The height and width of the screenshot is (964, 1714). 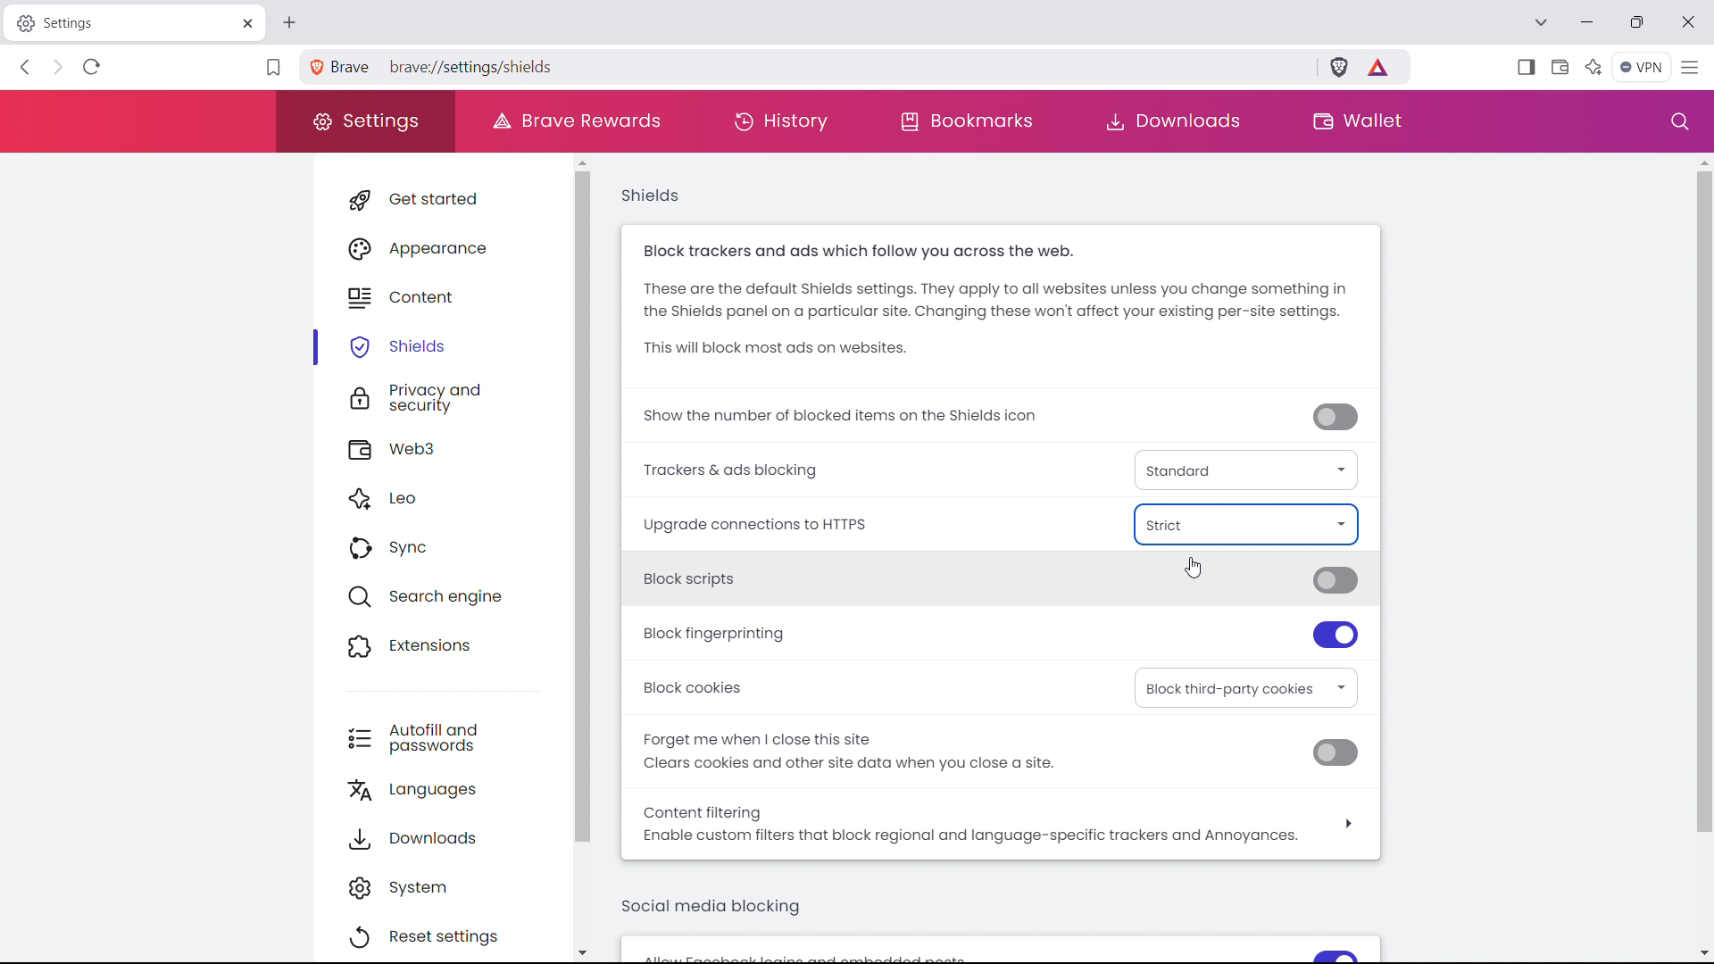 I want to click on privacy and security, so click(x=452, y=396).